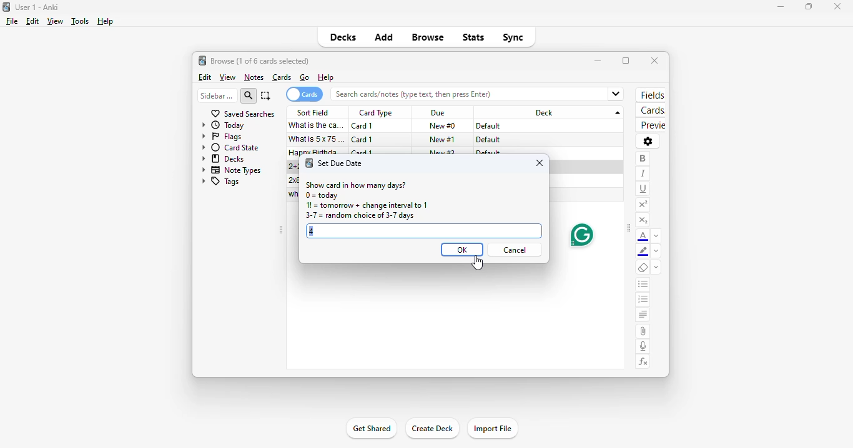  Describe the element at coordinates (363, 126) in the screenshot. I see `card 1` at that location.